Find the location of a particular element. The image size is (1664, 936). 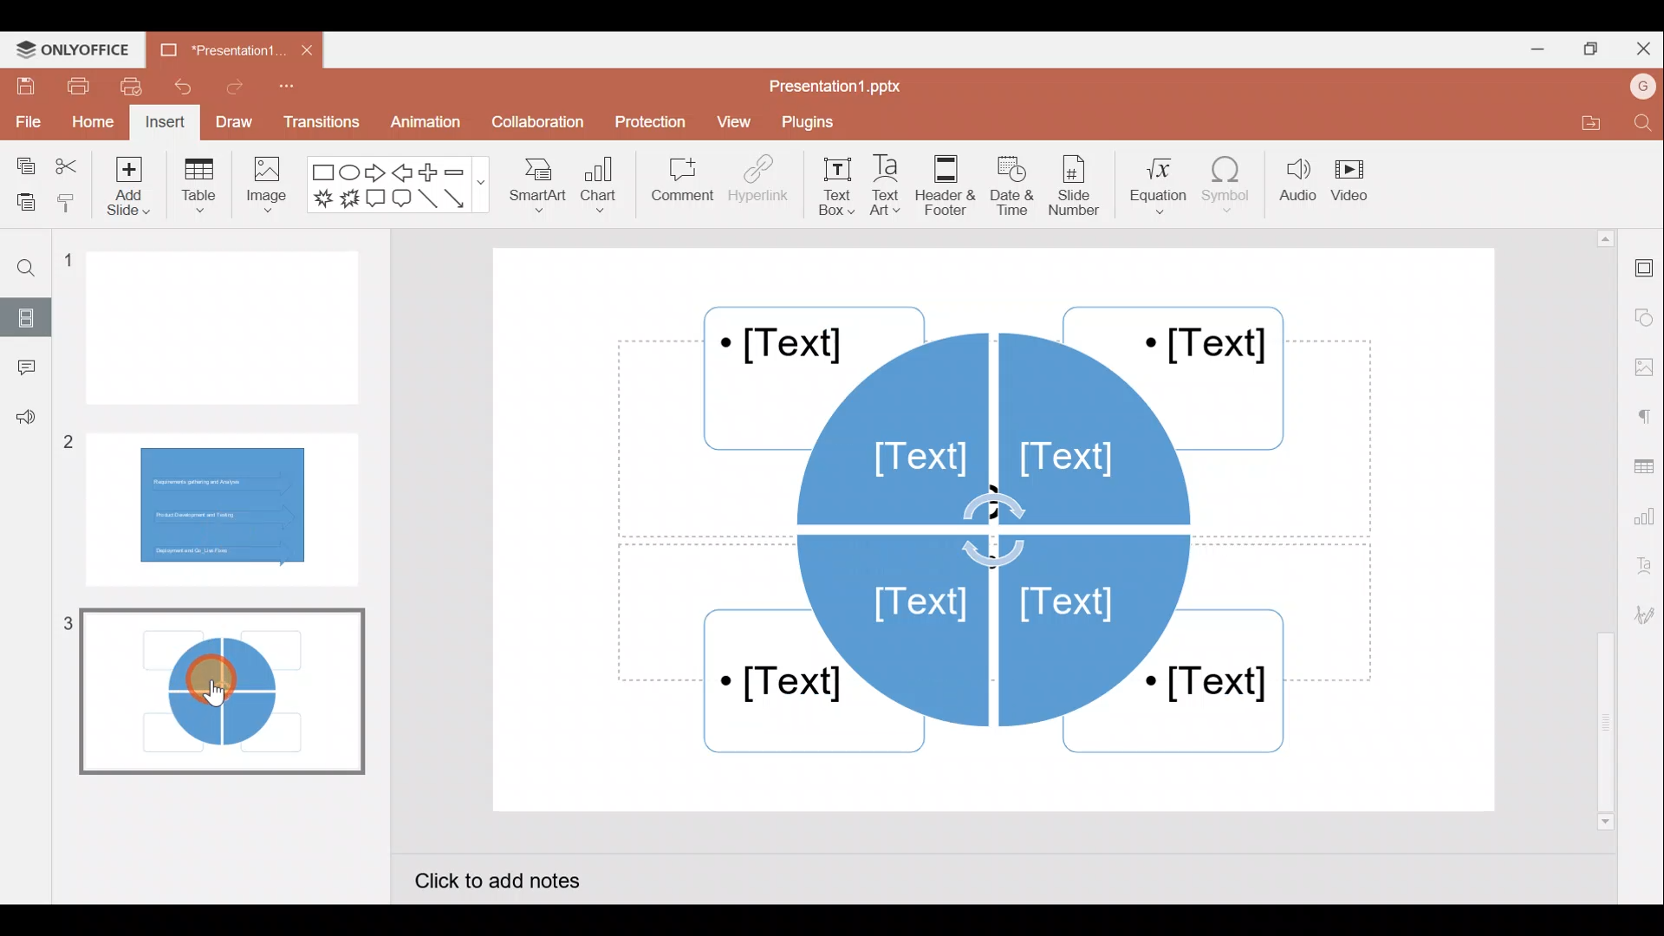

Table settings is located at coordinates (1645, 466).